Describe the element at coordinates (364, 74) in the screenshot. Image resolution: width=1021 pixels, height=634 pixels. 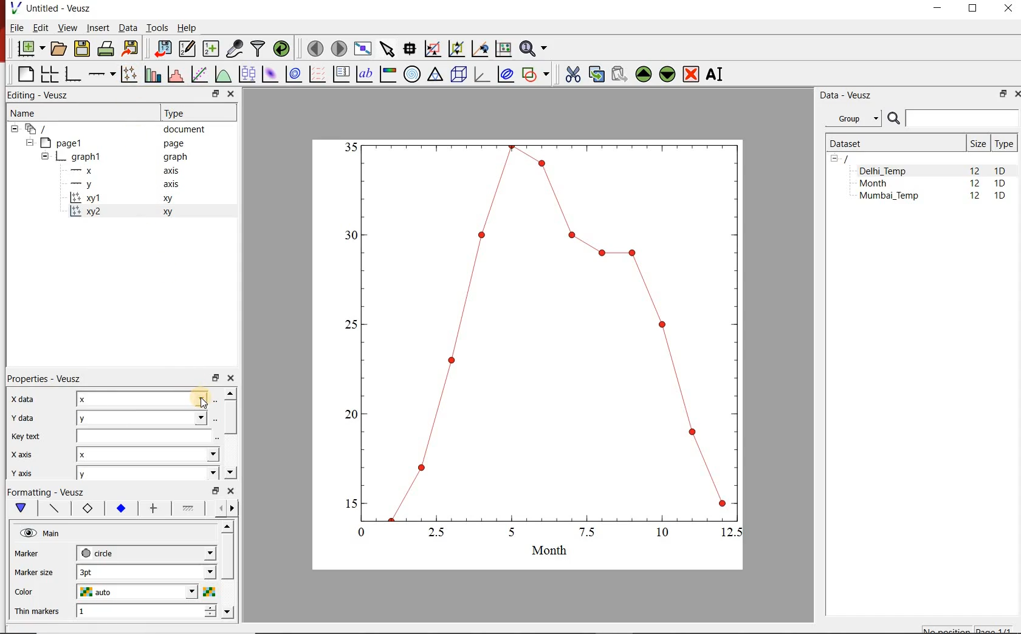
I see `text label` at that location.